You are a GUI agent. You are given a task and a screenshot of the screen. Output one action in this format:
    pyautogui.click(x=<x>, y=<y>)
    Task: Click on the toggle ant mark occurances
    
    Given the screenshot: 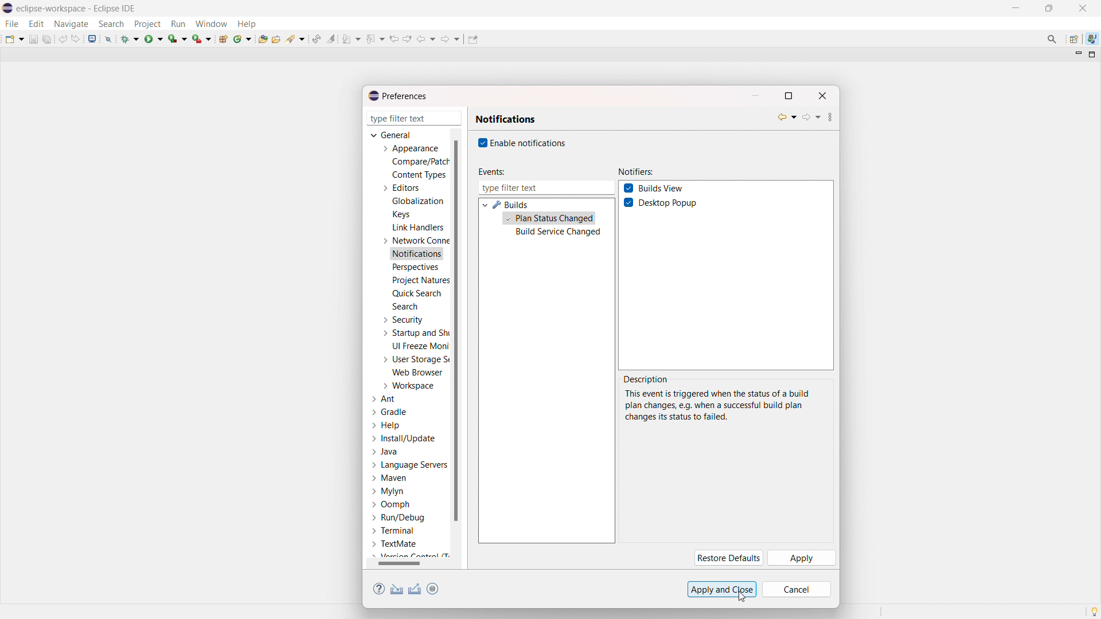 What is the action you would take?
    pyautogui.click(x=331, y=38)
    